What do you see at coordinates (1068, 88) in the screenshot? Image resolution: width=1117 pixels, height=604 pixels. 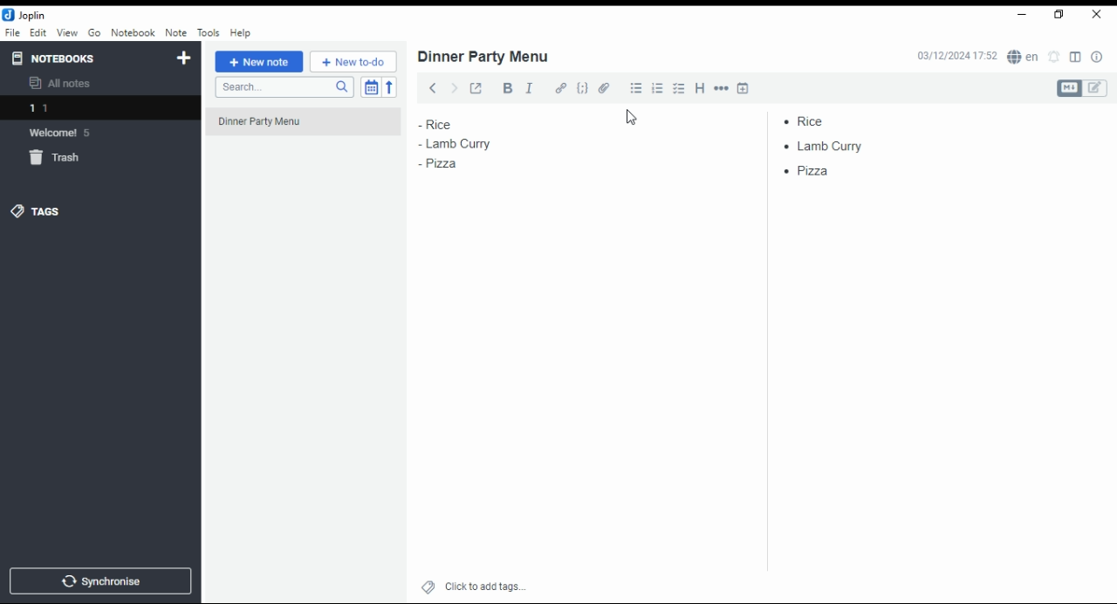 I see `Markdown` at bounding box center [1068, 88].